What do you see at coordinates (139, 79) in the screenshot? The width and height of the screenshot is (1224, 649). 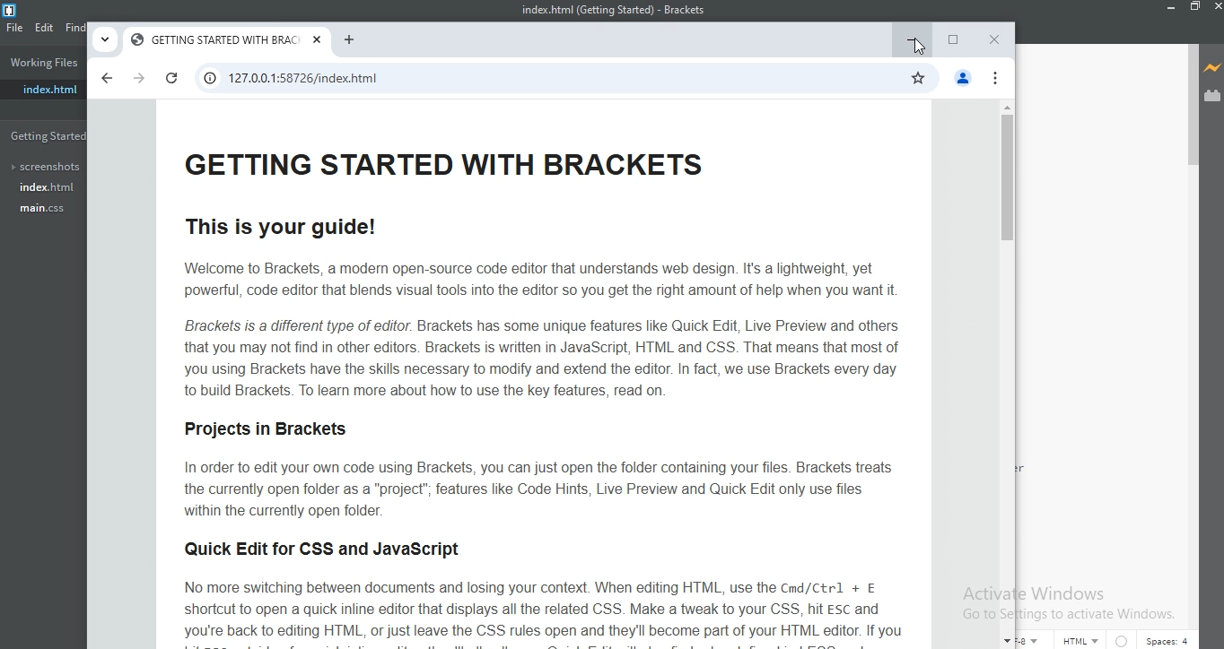 I see `next page` at bounding box center [139, 79].